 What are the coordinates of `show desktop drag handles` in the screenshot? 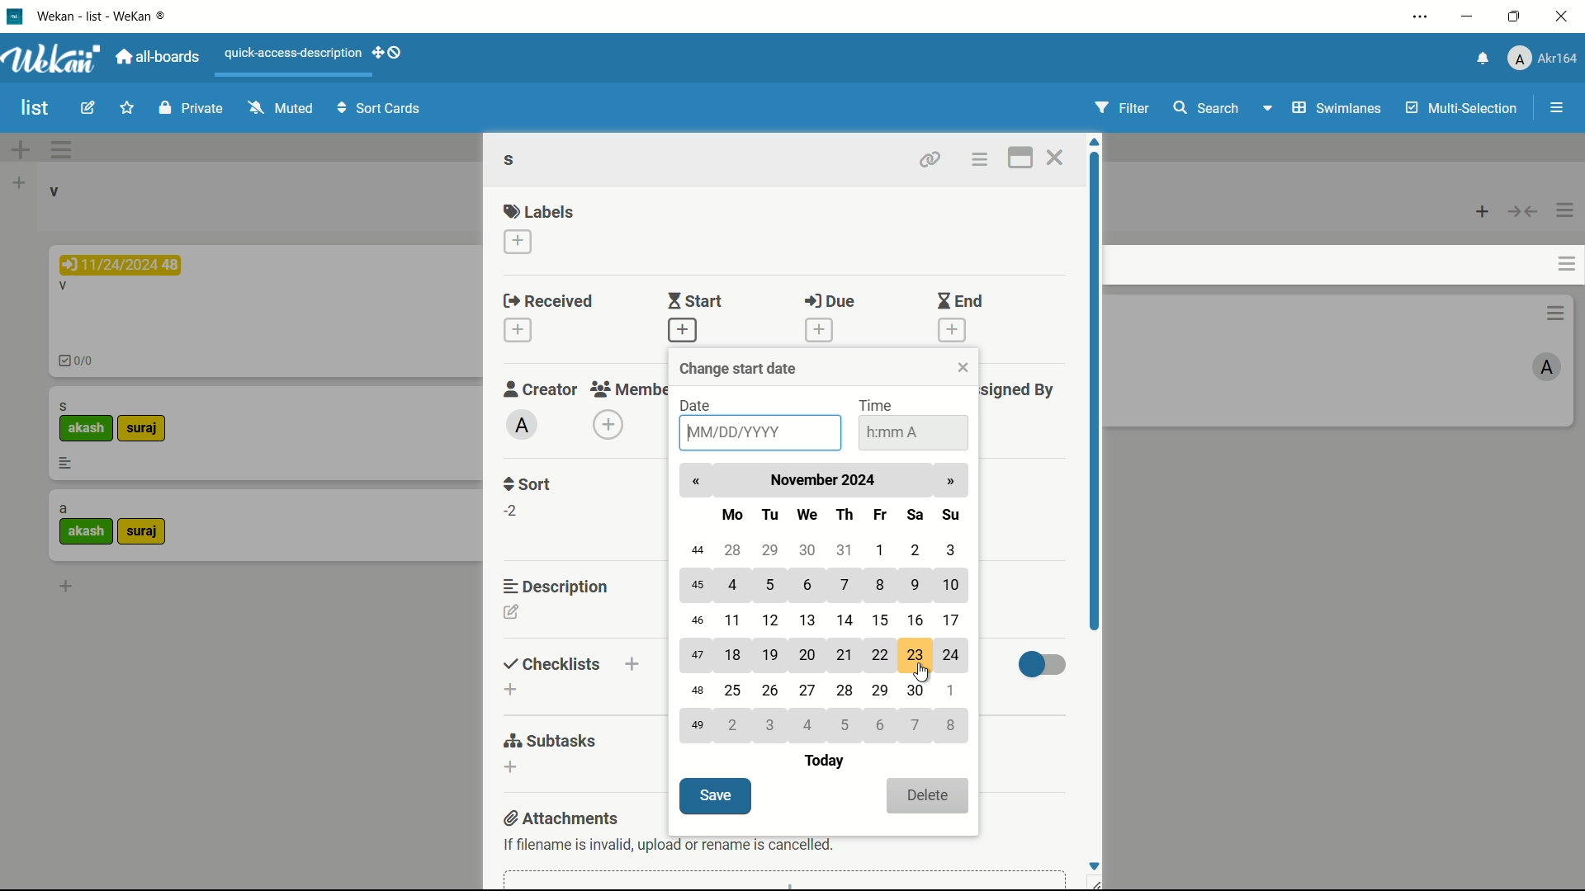 It's located at (390, 52).